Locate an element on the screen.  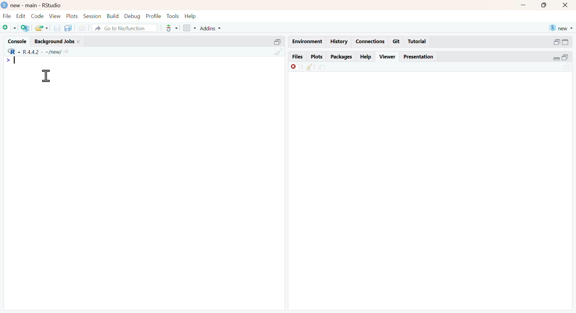
files is located at coordinates (298, 56).